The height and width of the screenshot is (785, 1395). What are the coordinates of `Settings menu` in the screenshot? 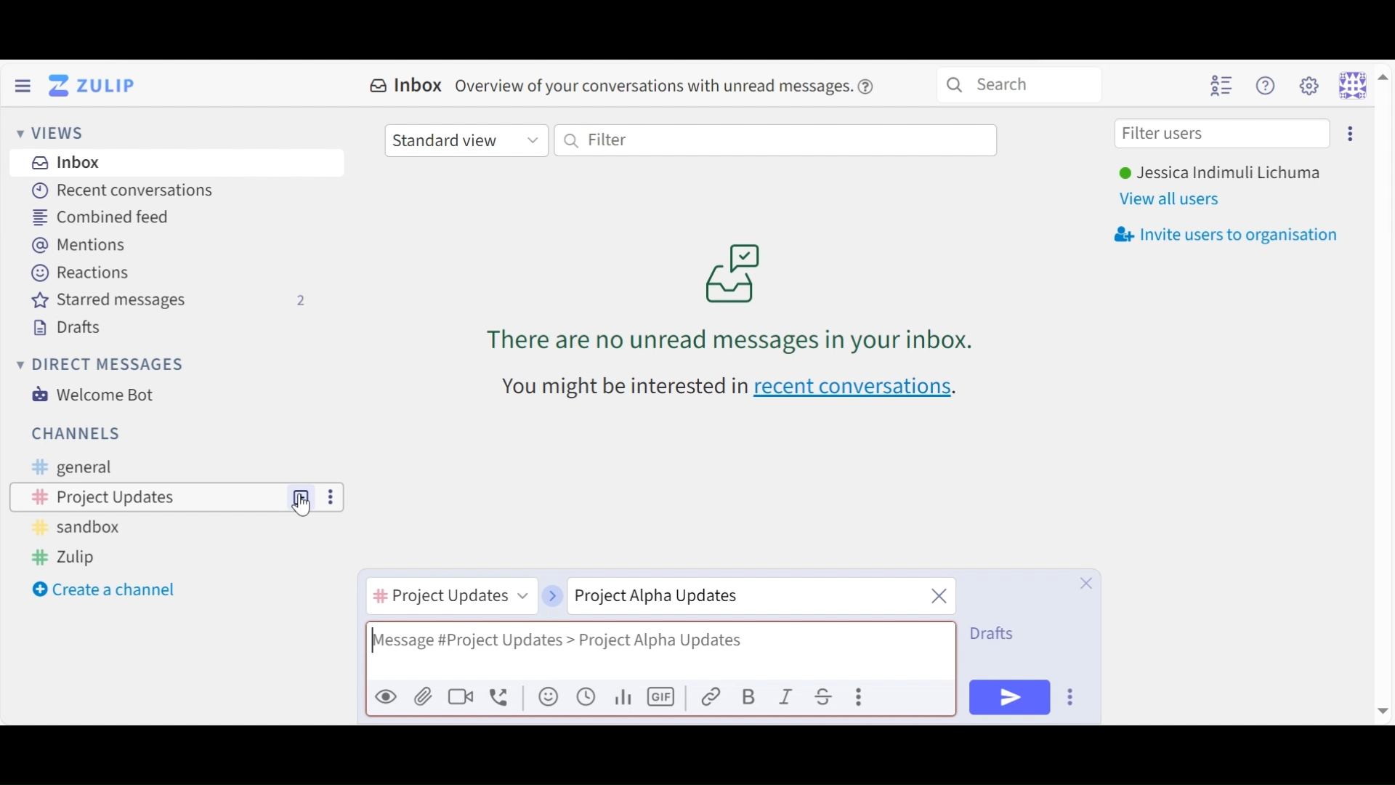 It's located at (1309, 84).